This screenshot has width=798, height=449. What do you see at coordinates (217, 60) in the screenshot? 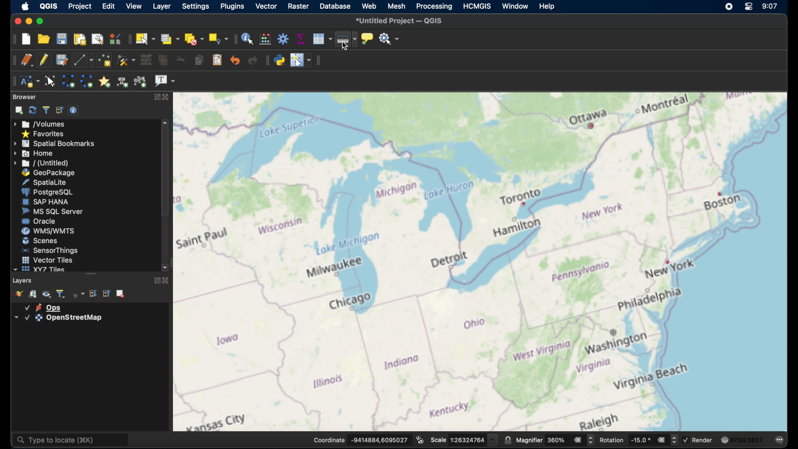
I see `paste features` at bounding box center [217, 60].